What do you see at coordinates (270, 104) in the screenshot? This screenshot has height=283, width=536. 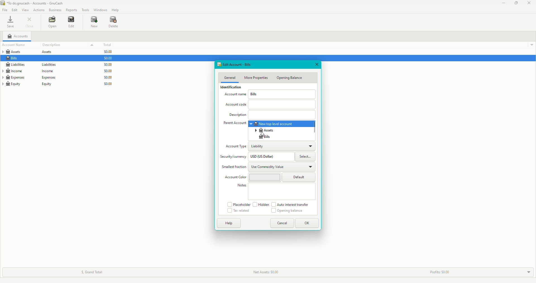 I see `Account code` at bounding box center [270, 104].